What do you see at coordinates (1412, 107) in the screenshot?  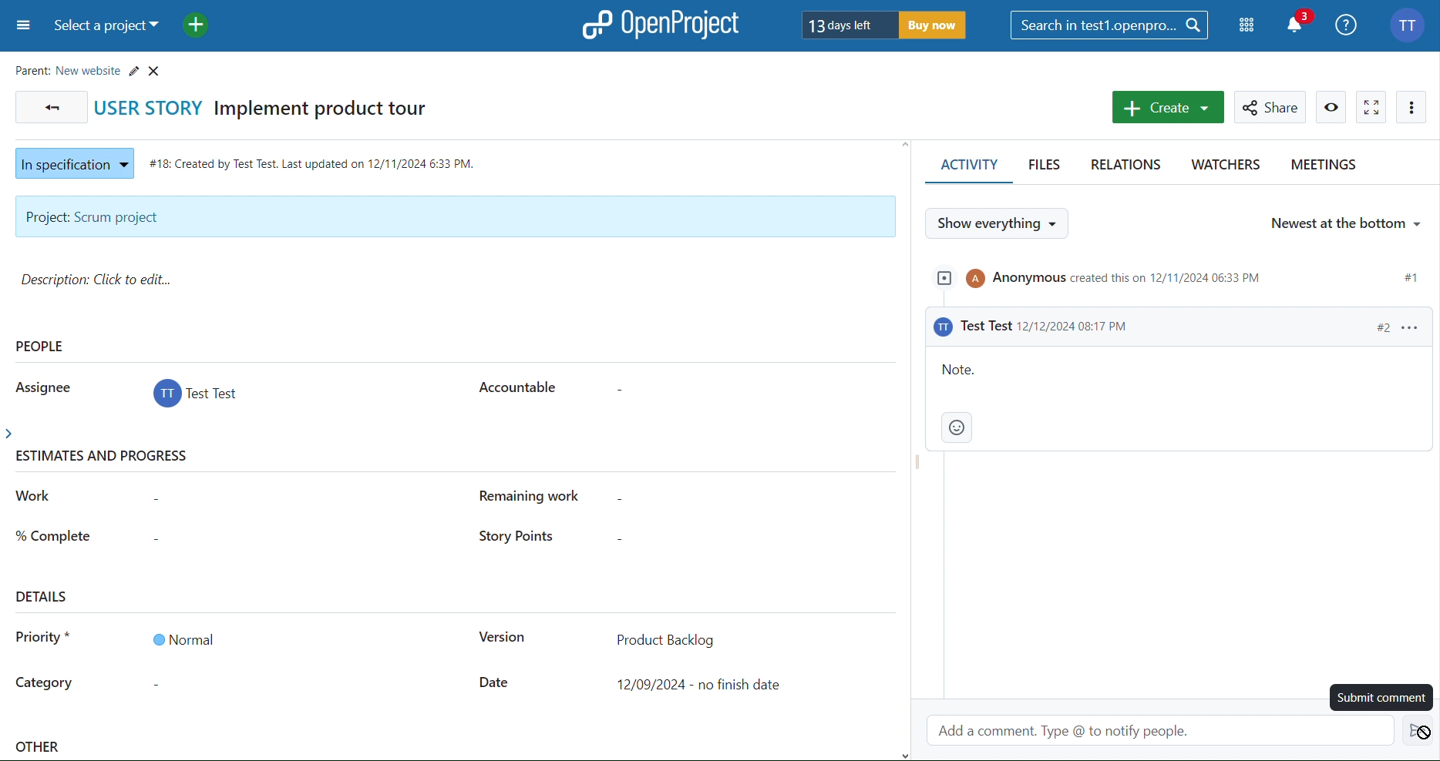 I see `More` at bounding box center [1412, 107].